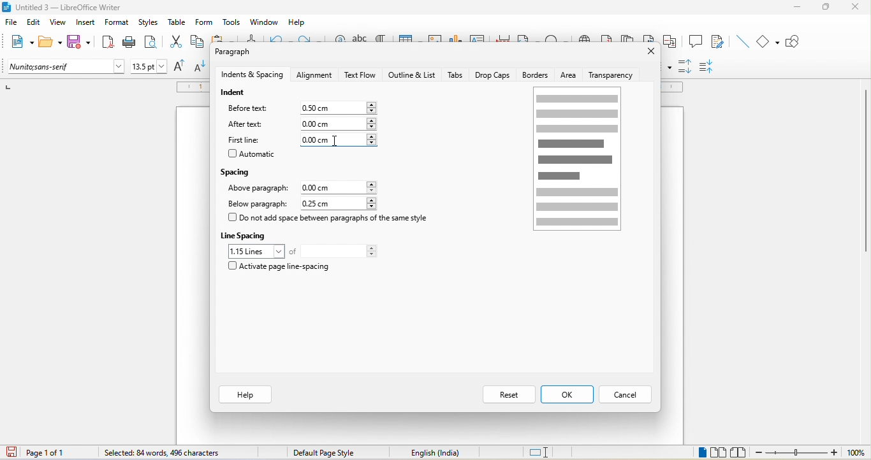  What do you see at coordinates (246, 140) in the screenshot?
I see `first line` at bounding box center [246, 140].